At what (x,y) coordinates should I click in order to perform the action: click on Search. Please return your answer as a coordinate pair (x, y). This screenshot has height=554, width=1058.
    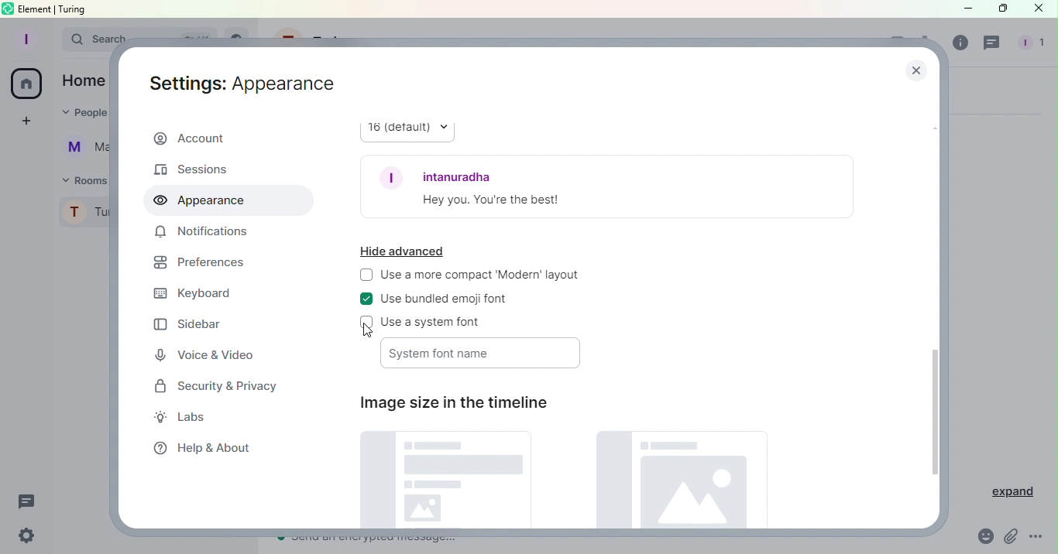
    Looking at the image, I should click on (87, 41).